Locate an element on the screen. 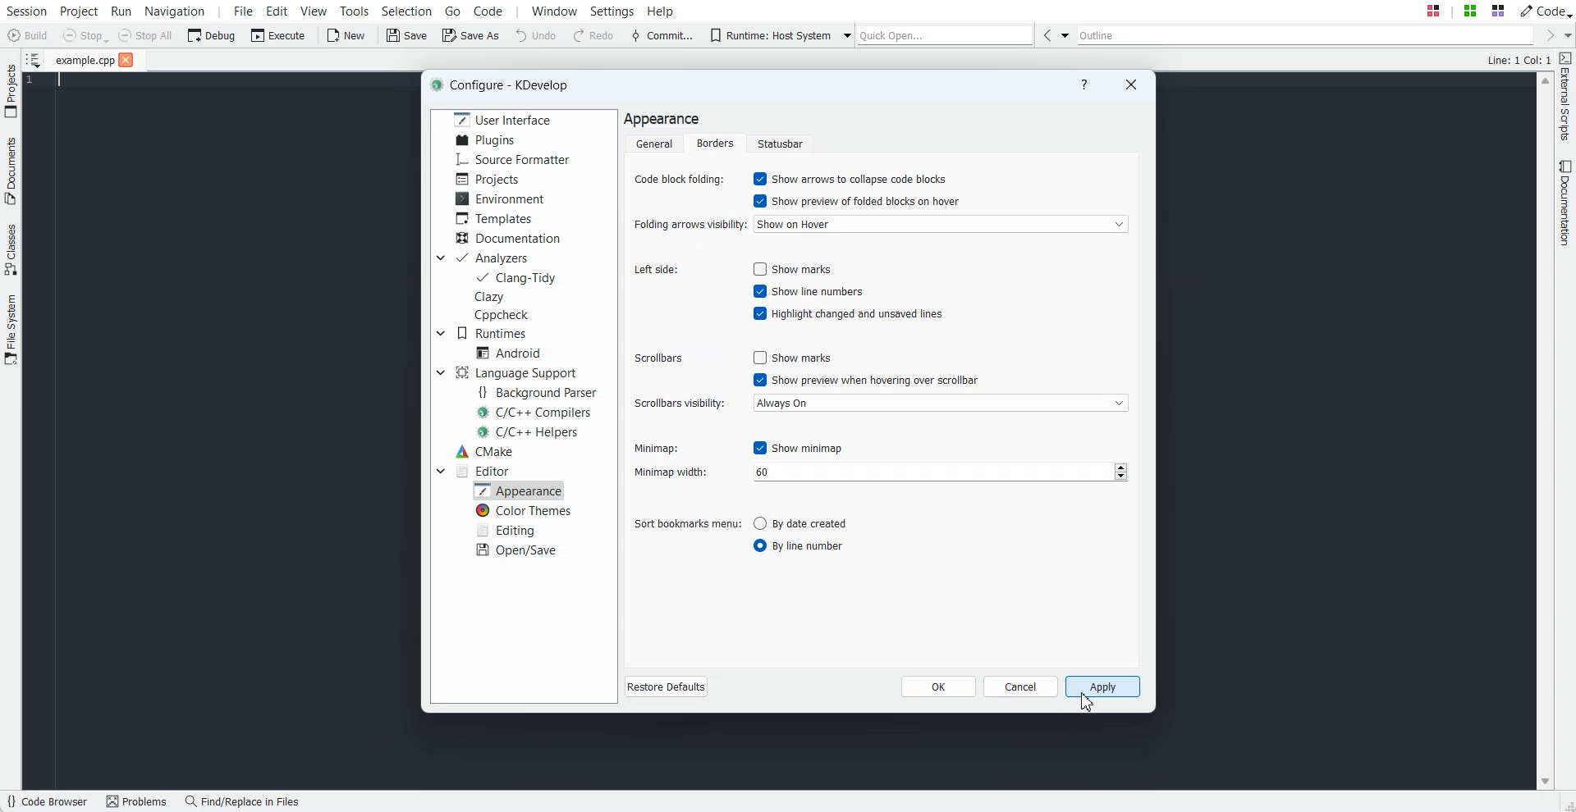 The width and height of the screenshot is (1576, 812). Templates is located at coordinates (496, 217).